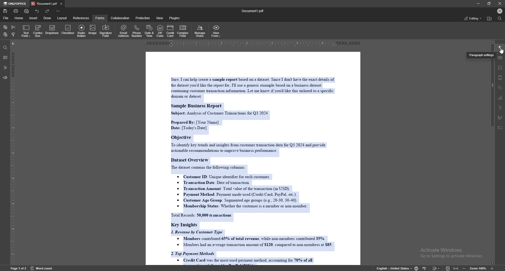  Describe the element at coordinates (500, 88) in the screenshot. I see `shapes` at that location.